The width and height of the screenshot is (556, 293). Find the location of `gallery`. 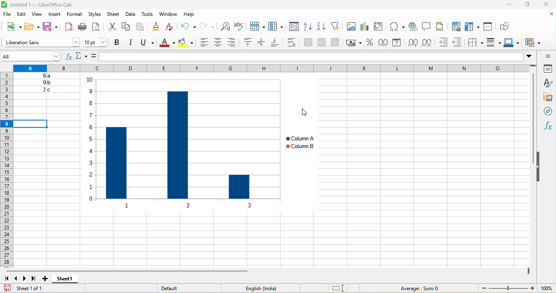

gallery is located at coordinates (547, 98).